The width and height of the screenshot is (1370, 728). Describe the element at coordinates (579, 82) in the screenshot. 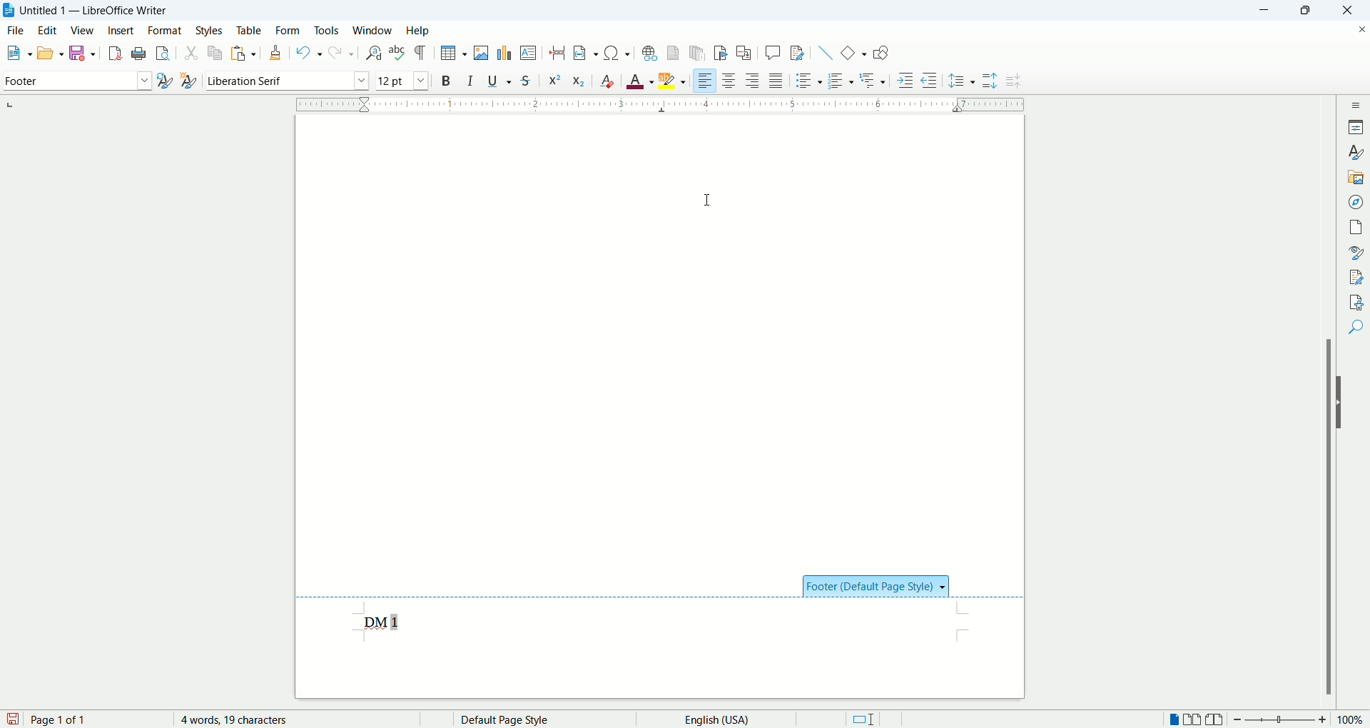

I see `subscript` at that location.